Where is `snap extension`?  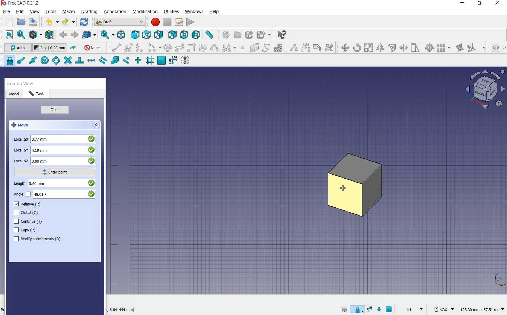 snap extension is located at coordinates (91, 61).